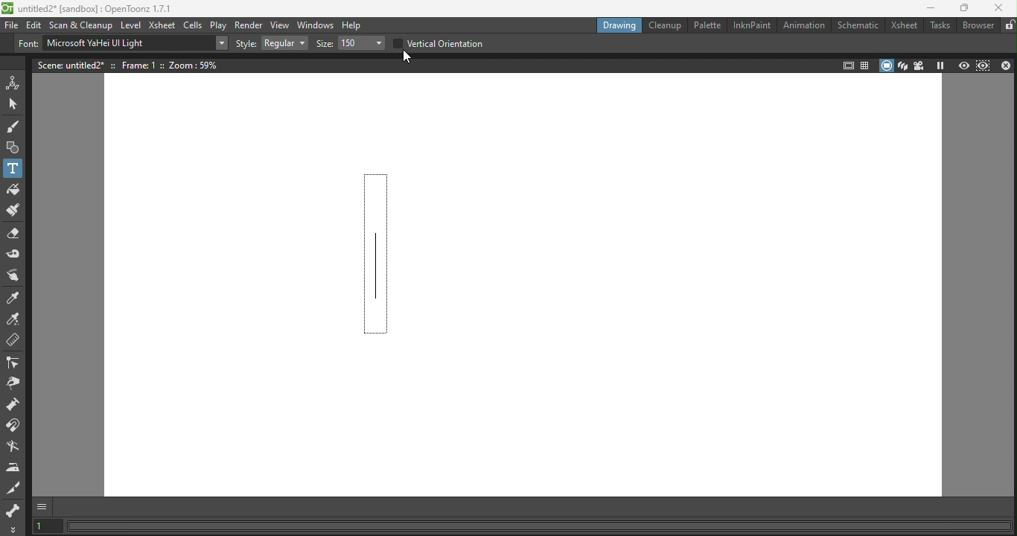  Describe the element at coordinates (526, 285) in the screenshot. I see `Canvas` at that location.